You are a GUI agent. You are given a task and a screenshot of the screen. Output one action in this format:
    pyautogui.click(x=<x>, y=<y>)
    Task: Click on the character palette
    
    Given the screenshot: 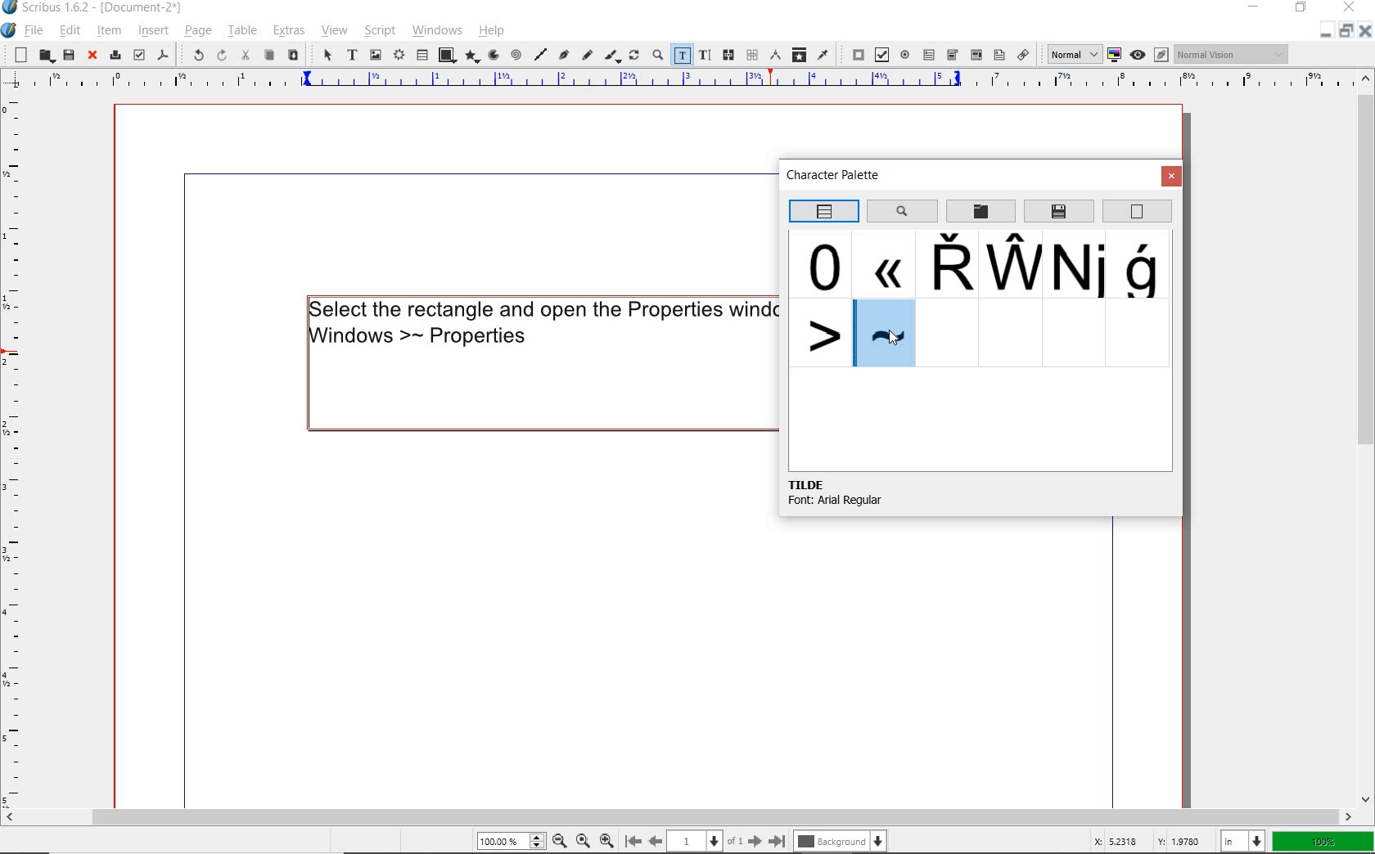 What is the action you would take?
    pyautogui.click(x=839, y=177)
    